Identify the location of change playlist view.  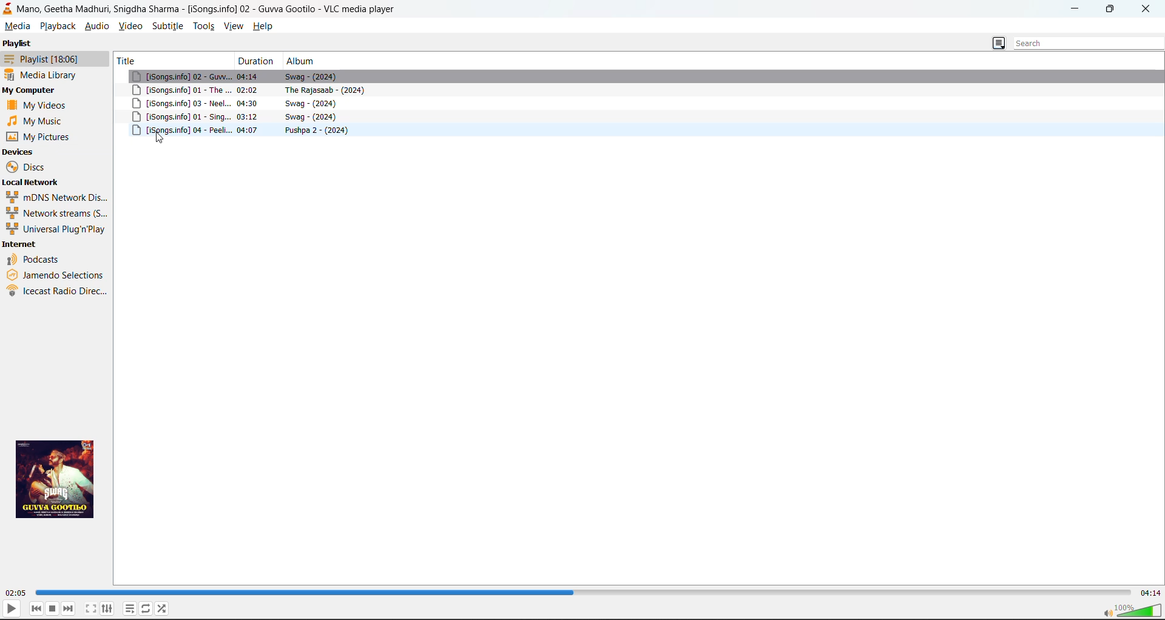
(998, 44).